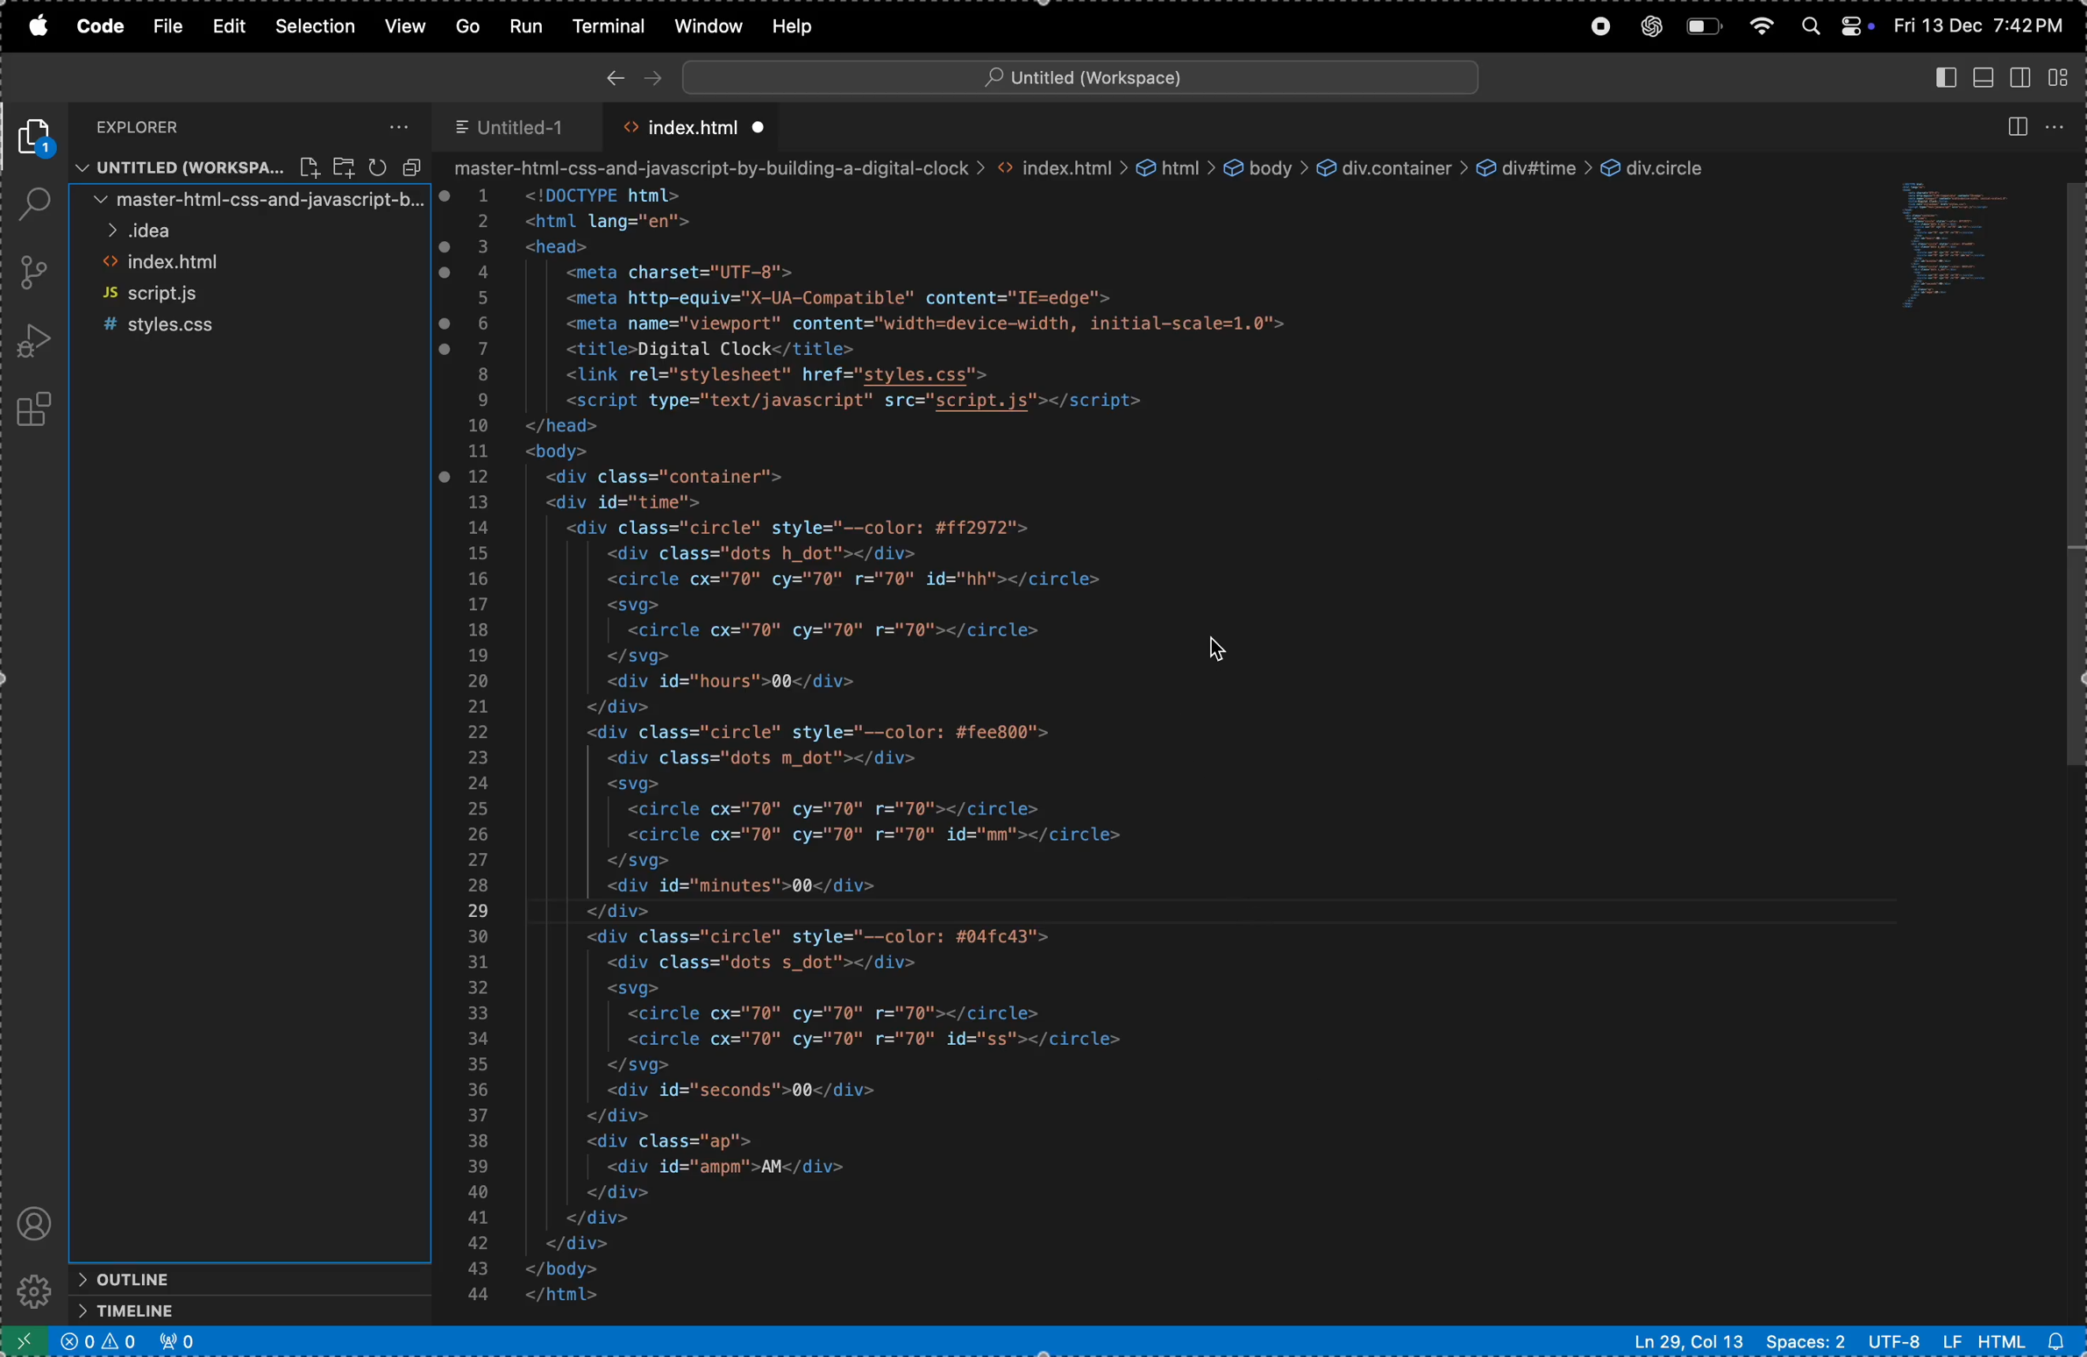 This screenshot has width=2087, height=1357. What do you see at coordinates (227, 26) in the screenshot?
I see `Edit` at bounding box center [227, 26].